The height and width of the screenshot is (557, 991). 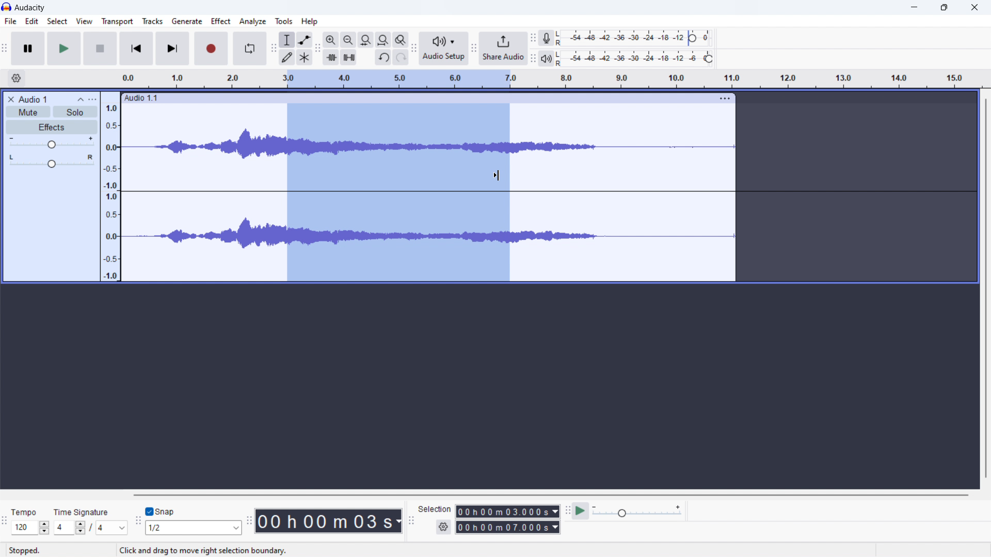 I want to click on time signature, so click(x=549, y=77).